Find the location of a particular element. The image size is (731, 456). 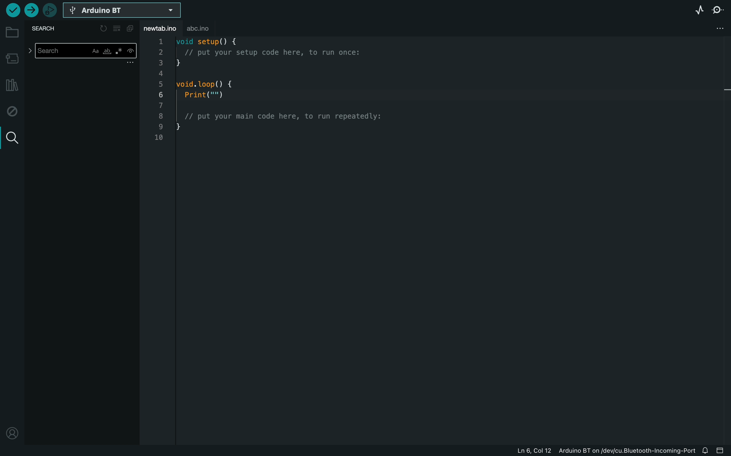

file tab is located at coordinates (162, 30).